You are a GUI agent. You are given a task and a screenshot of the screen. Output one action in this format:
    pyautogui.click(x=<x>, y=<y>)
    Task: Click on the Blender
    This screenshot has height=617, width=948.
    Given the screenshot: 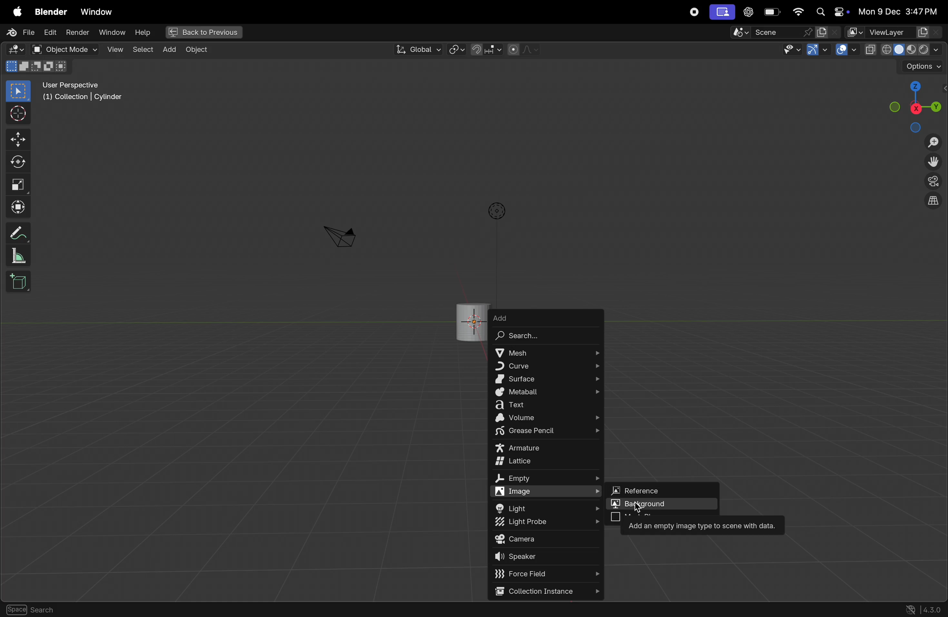 What is the action you would take?
    pyautogui.click(x=48, y=10)
    